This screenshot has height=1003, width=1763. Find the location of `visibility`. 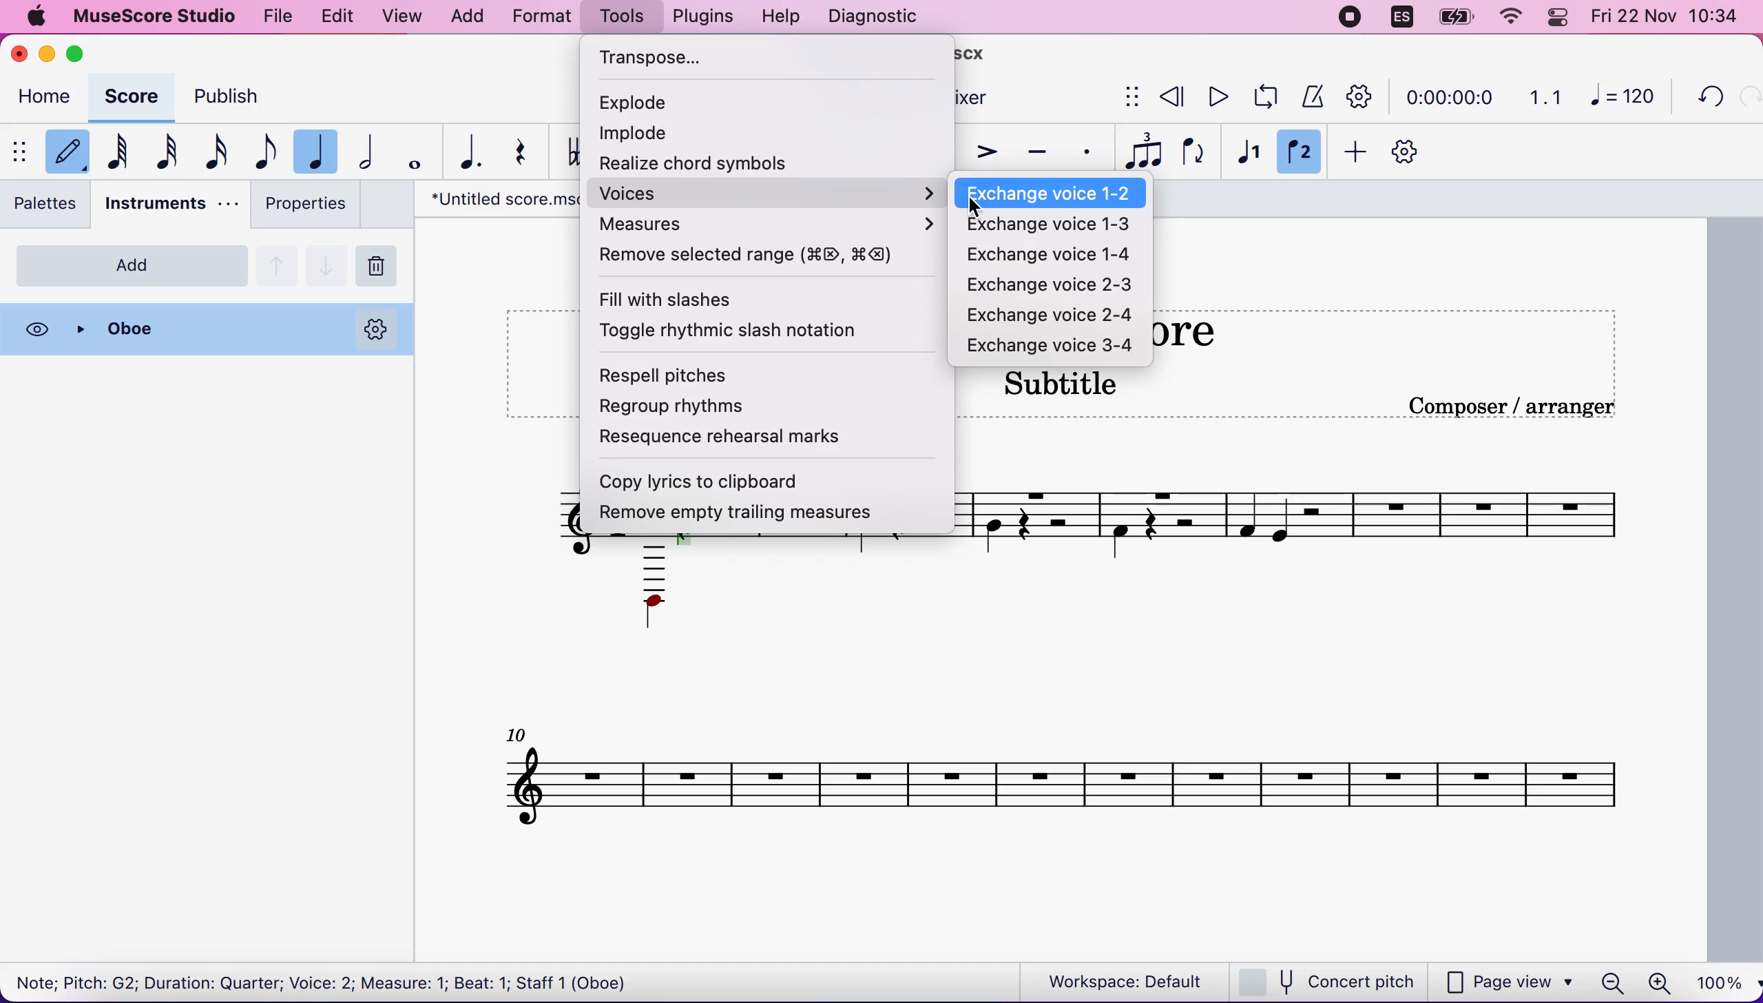

visibility is located at coordinates (36, 330).